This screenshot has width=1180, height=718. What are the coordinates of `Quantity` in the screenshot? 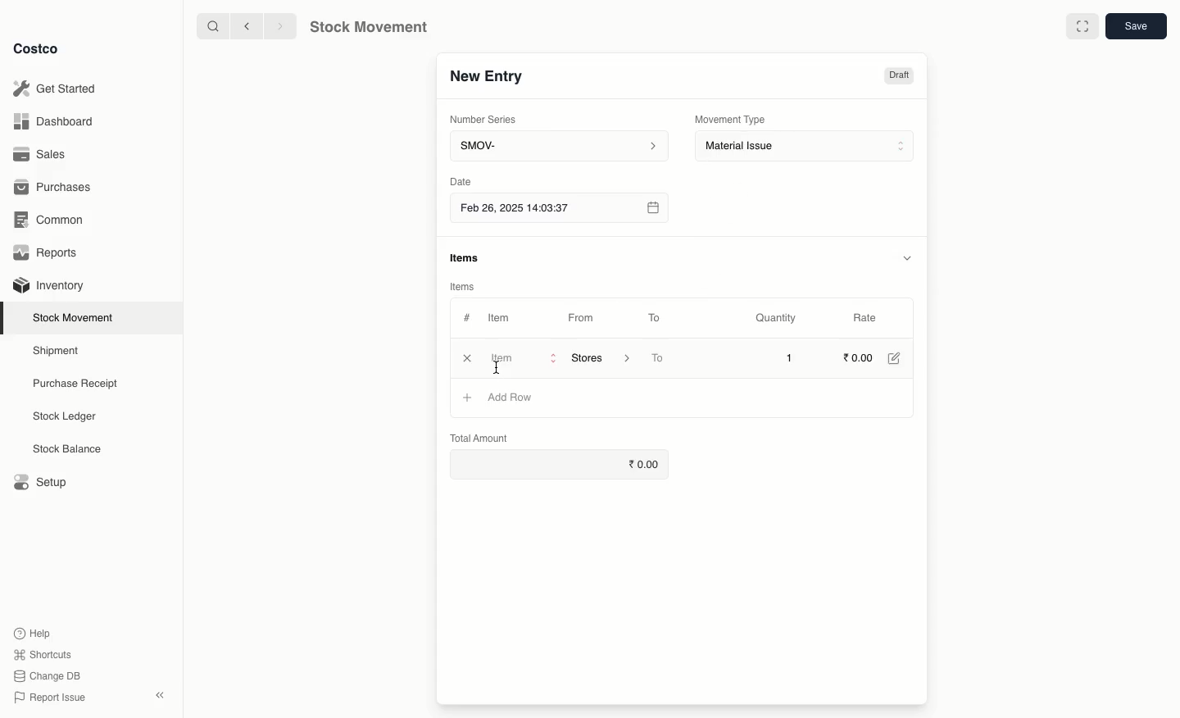 It's located at (778, 319).